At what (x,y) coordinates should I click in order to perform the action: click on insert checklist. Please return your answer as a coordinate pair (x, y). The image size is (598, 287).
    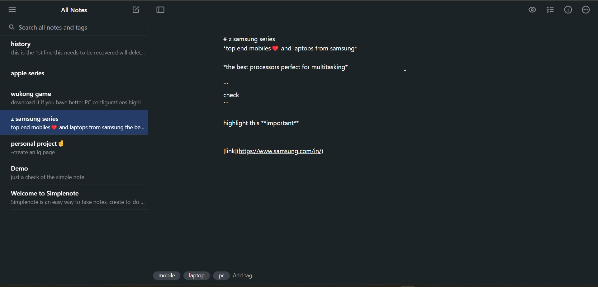
    Looking at the image, I should click on (551, 11).